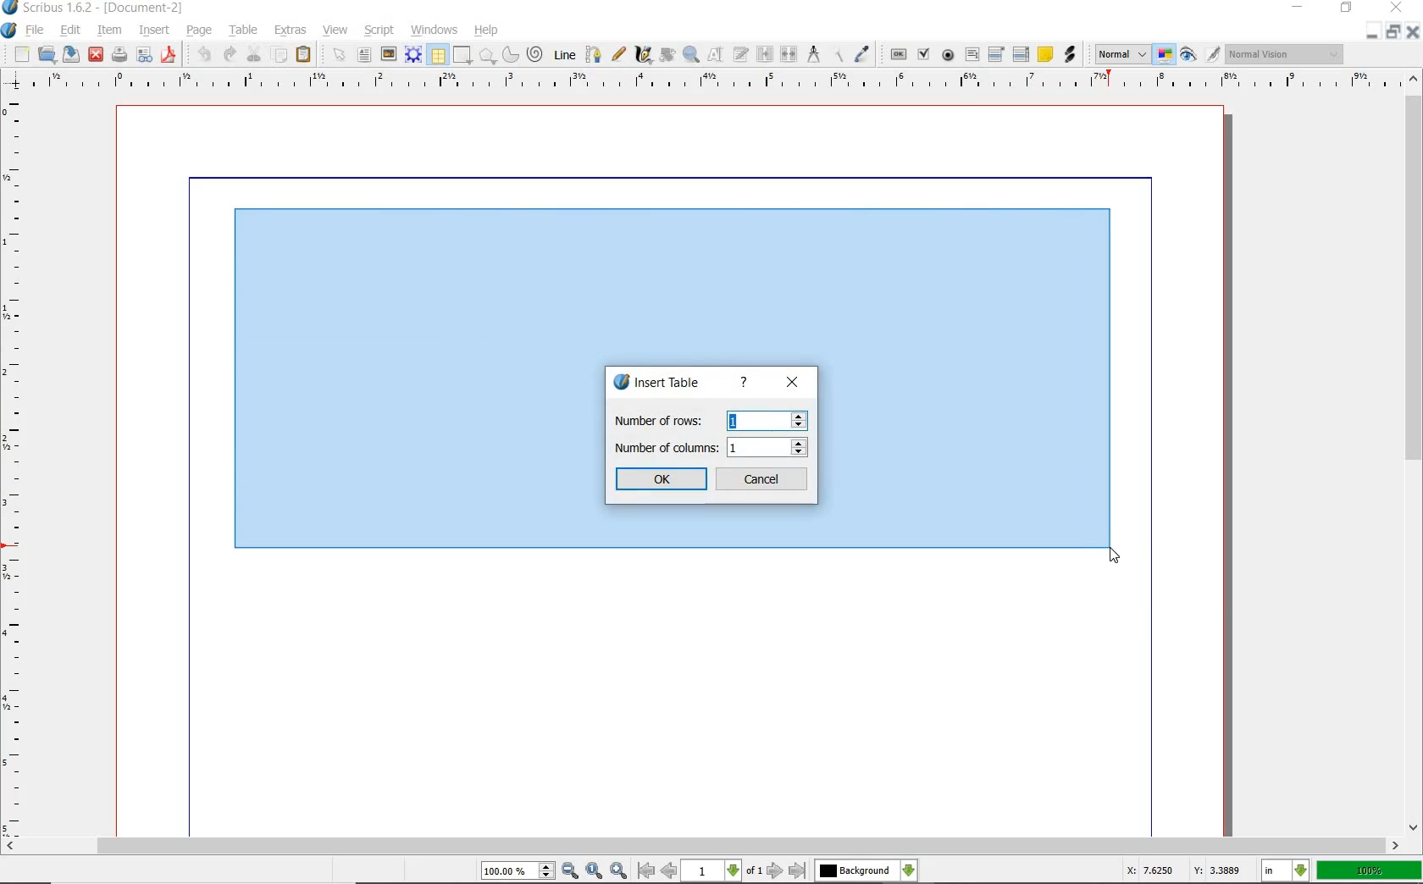 The height and width of the screenshot is (884, 1423). What do you see at coordinates (949, 56) in the screenshot?
I see `pdf radio button` at bounding box center [949, 56].